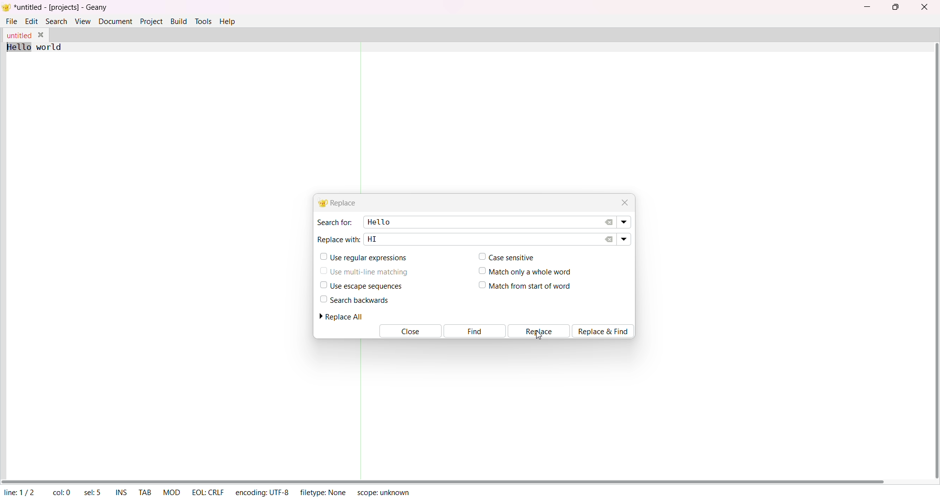 This screenshot has width=940, height=498. I want to click on use escape sequences, so click(359, 286).